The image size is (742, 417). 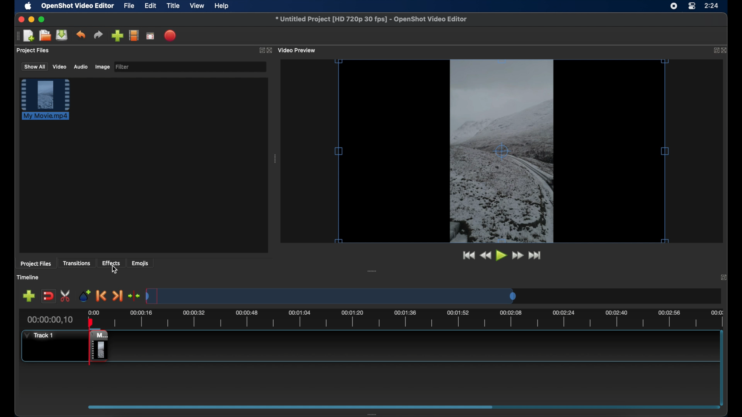 What do you see at coordinates (501, 256) in the screenshot?
I see `play button` at bounding box center [501, 256].